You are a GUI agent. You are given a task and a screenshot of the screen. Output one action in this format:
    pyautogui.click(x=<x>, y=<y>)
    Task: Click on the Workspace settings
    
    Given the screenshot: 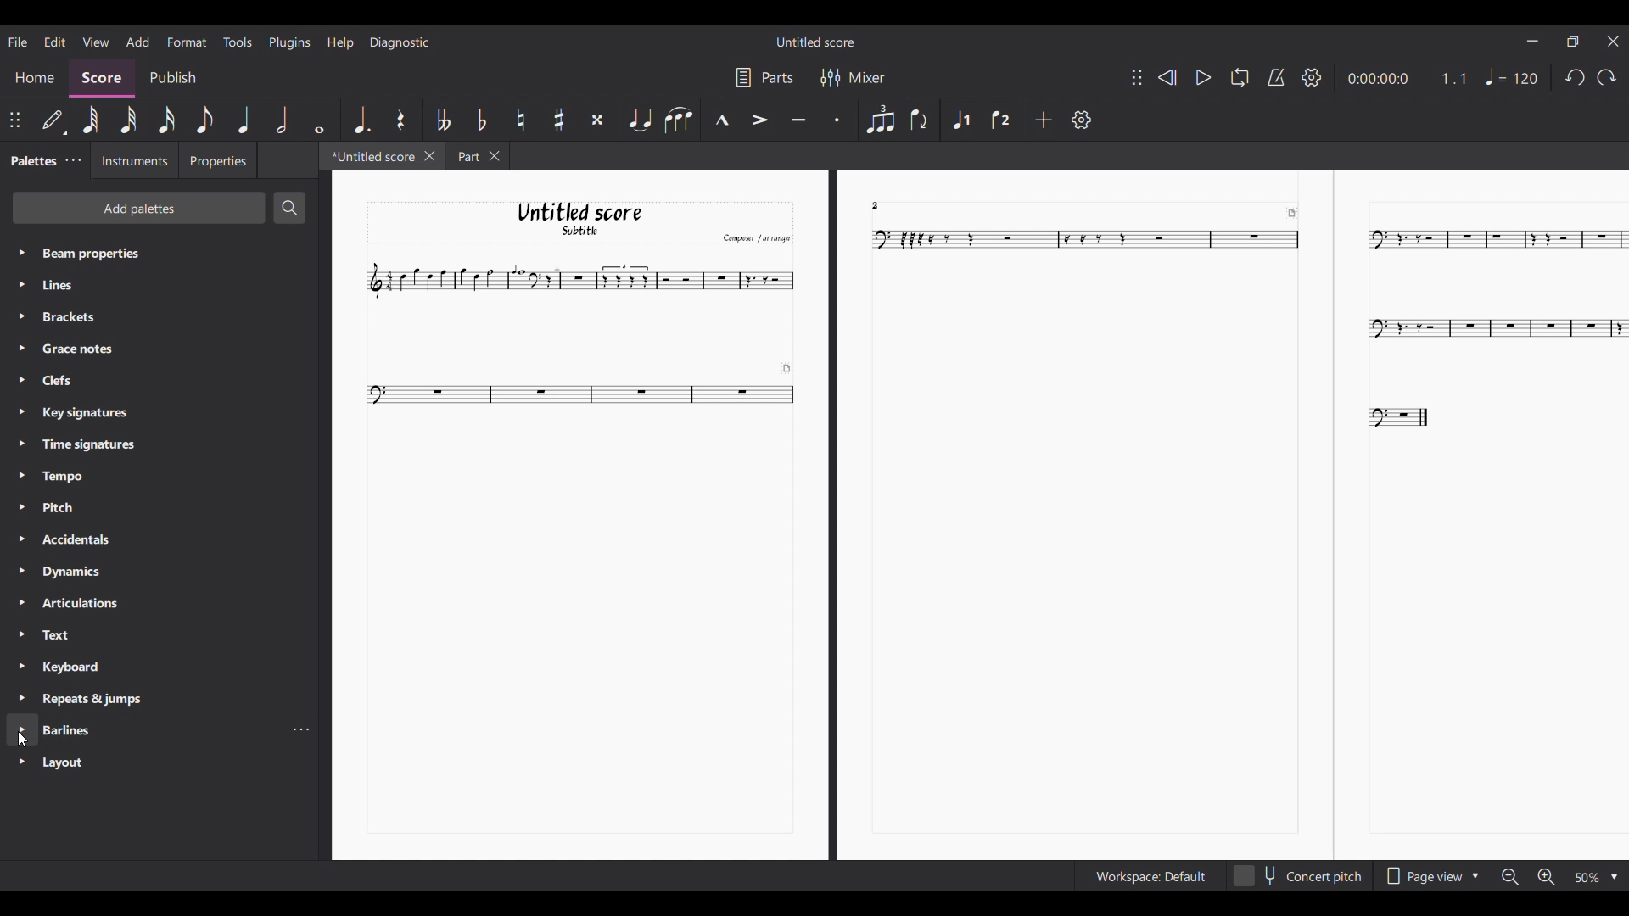 What is the action you would take?
    pyautogui.click(x=1149, y=876)
    